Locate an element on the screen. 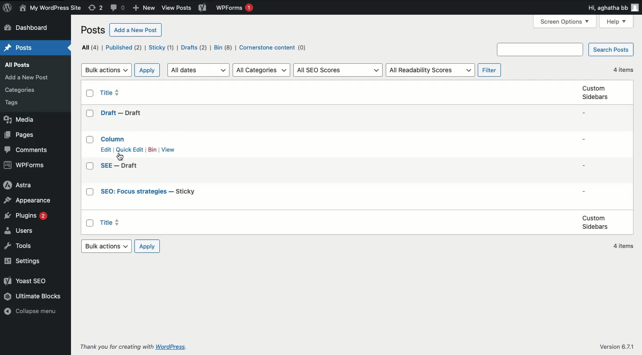  Plugins is located at coordinates (26, 218).